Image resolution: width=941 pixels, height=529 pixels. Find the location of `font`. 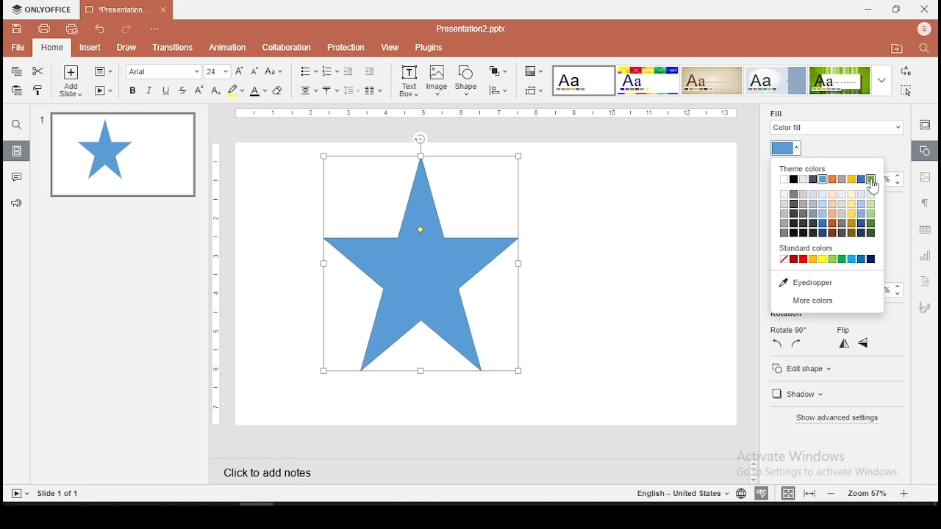

font is located at coordinates (163, 71).